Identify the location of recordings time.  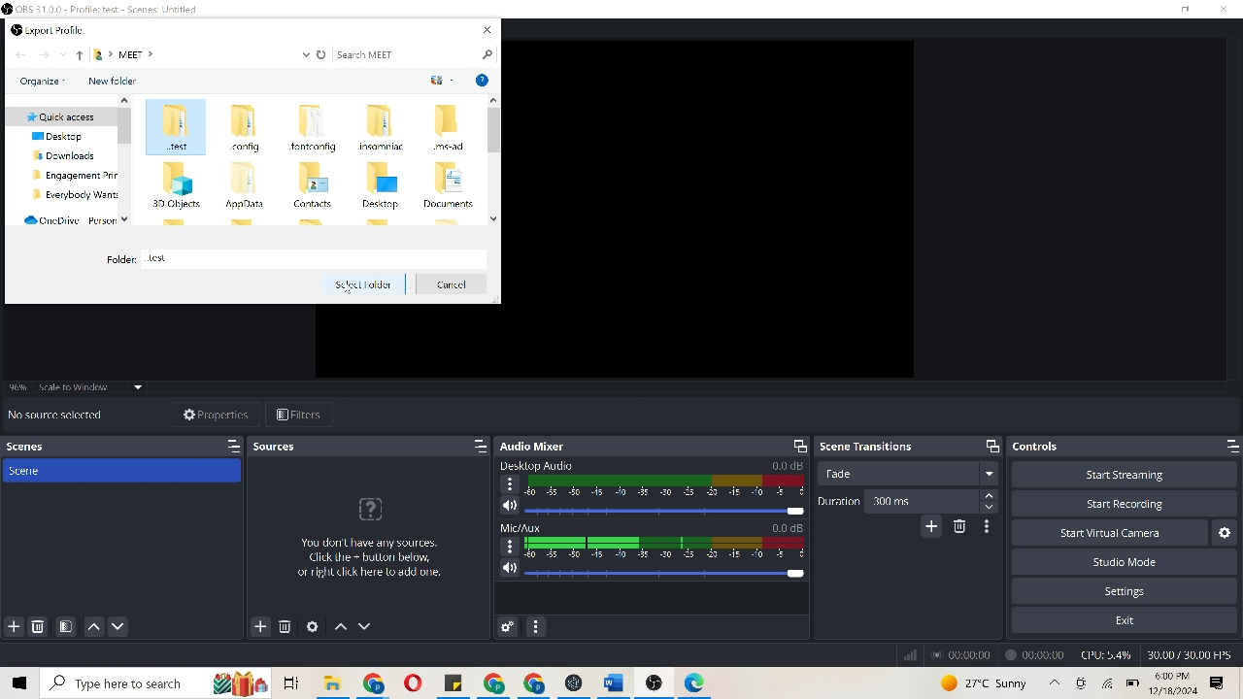
(1001, 653).